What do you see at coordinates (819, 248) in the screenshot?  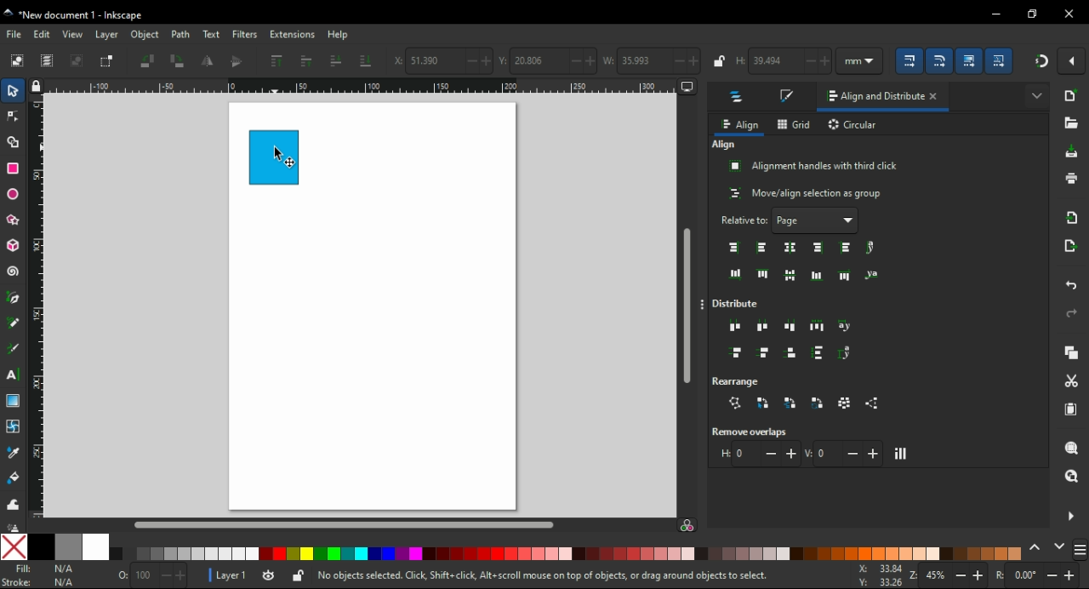 I see `align right edges` at bounding box center [819, 248].